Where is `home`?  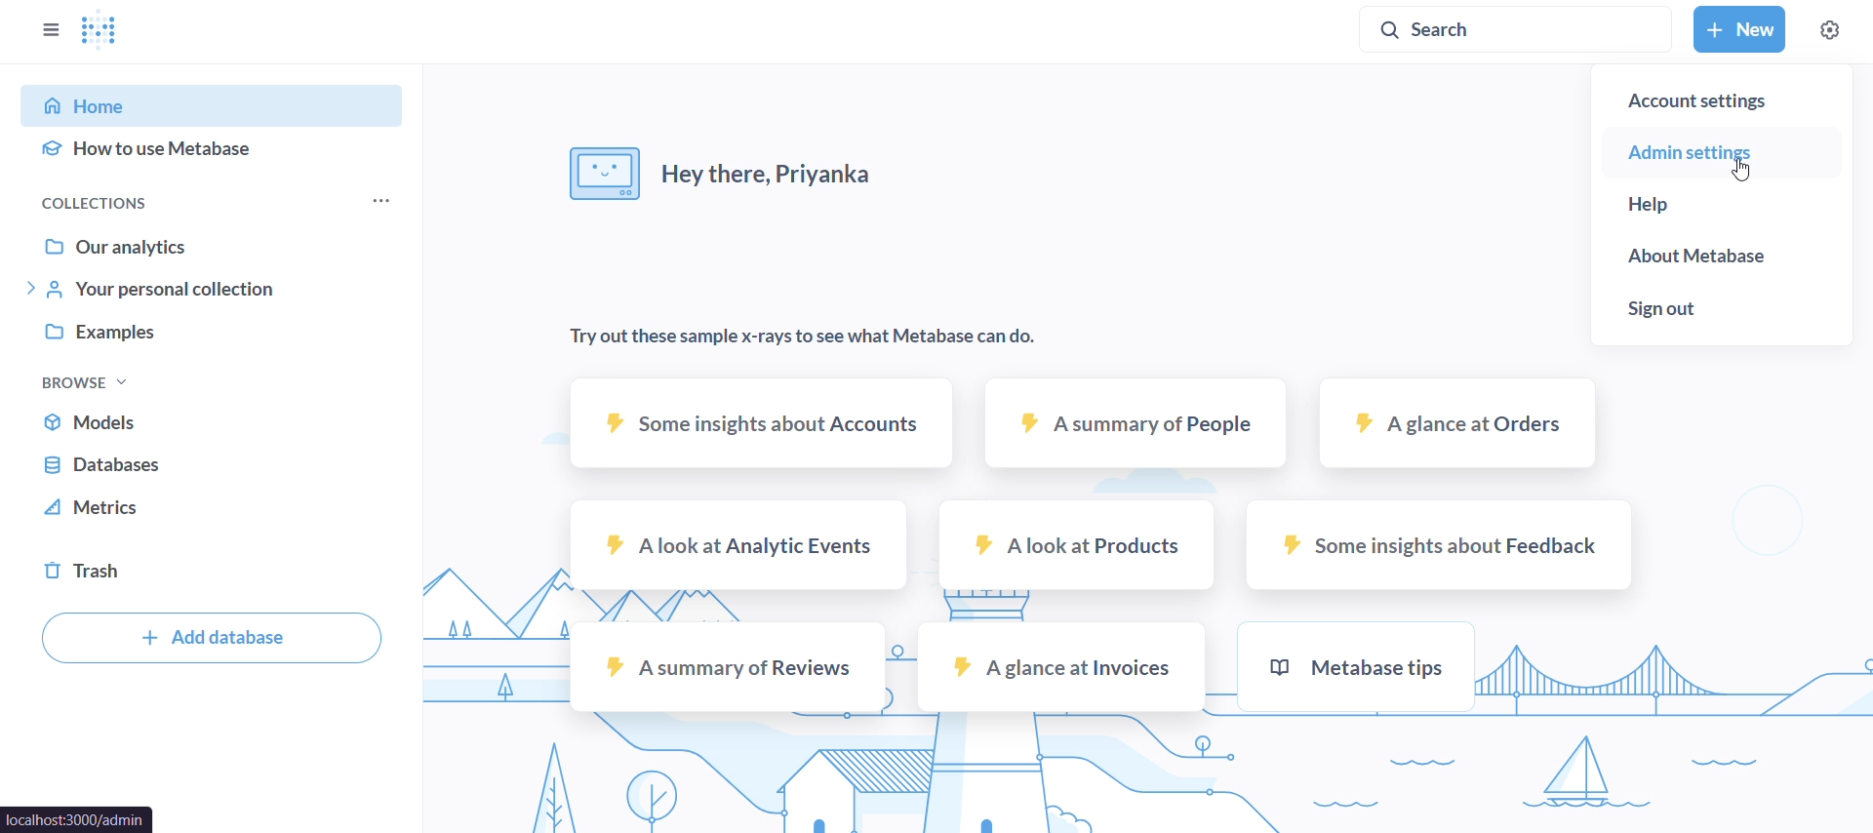
home is located at coordinates (219, 103).